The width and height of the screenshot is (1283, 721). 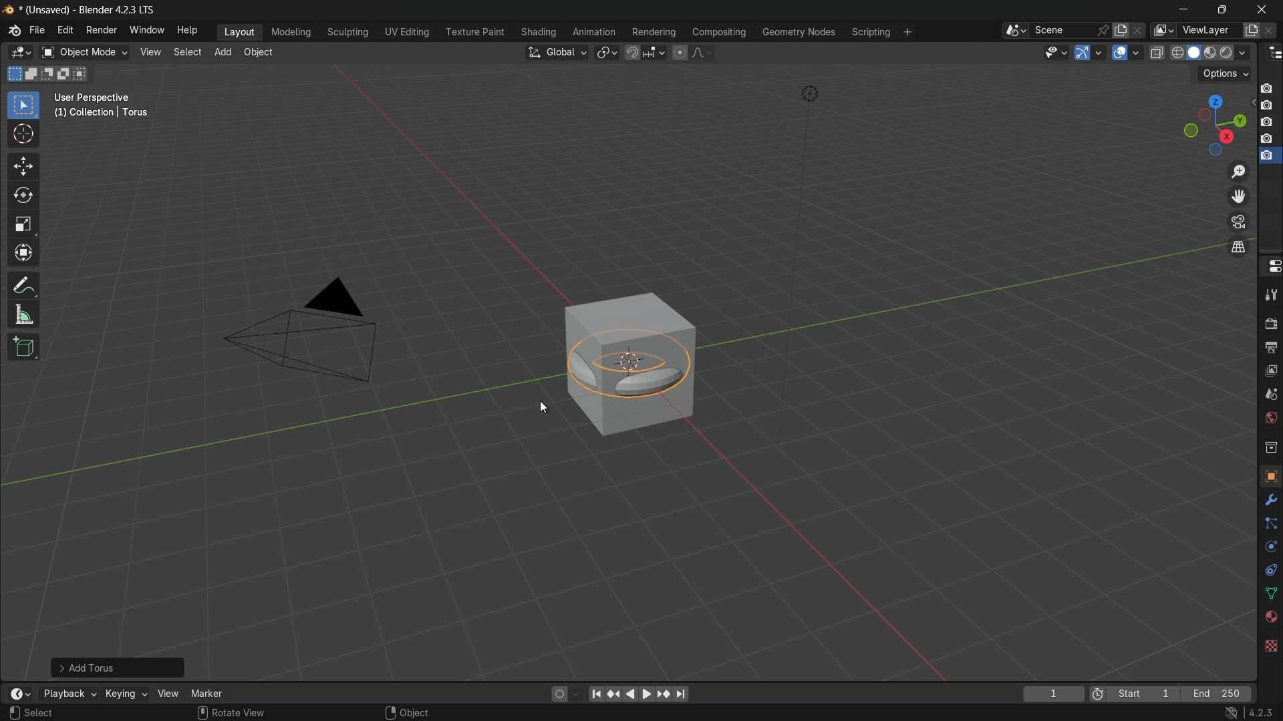 What do you see at coordinates (24, 285) in the screenshot?
I see `annotate` at bounding box center [24, 285].